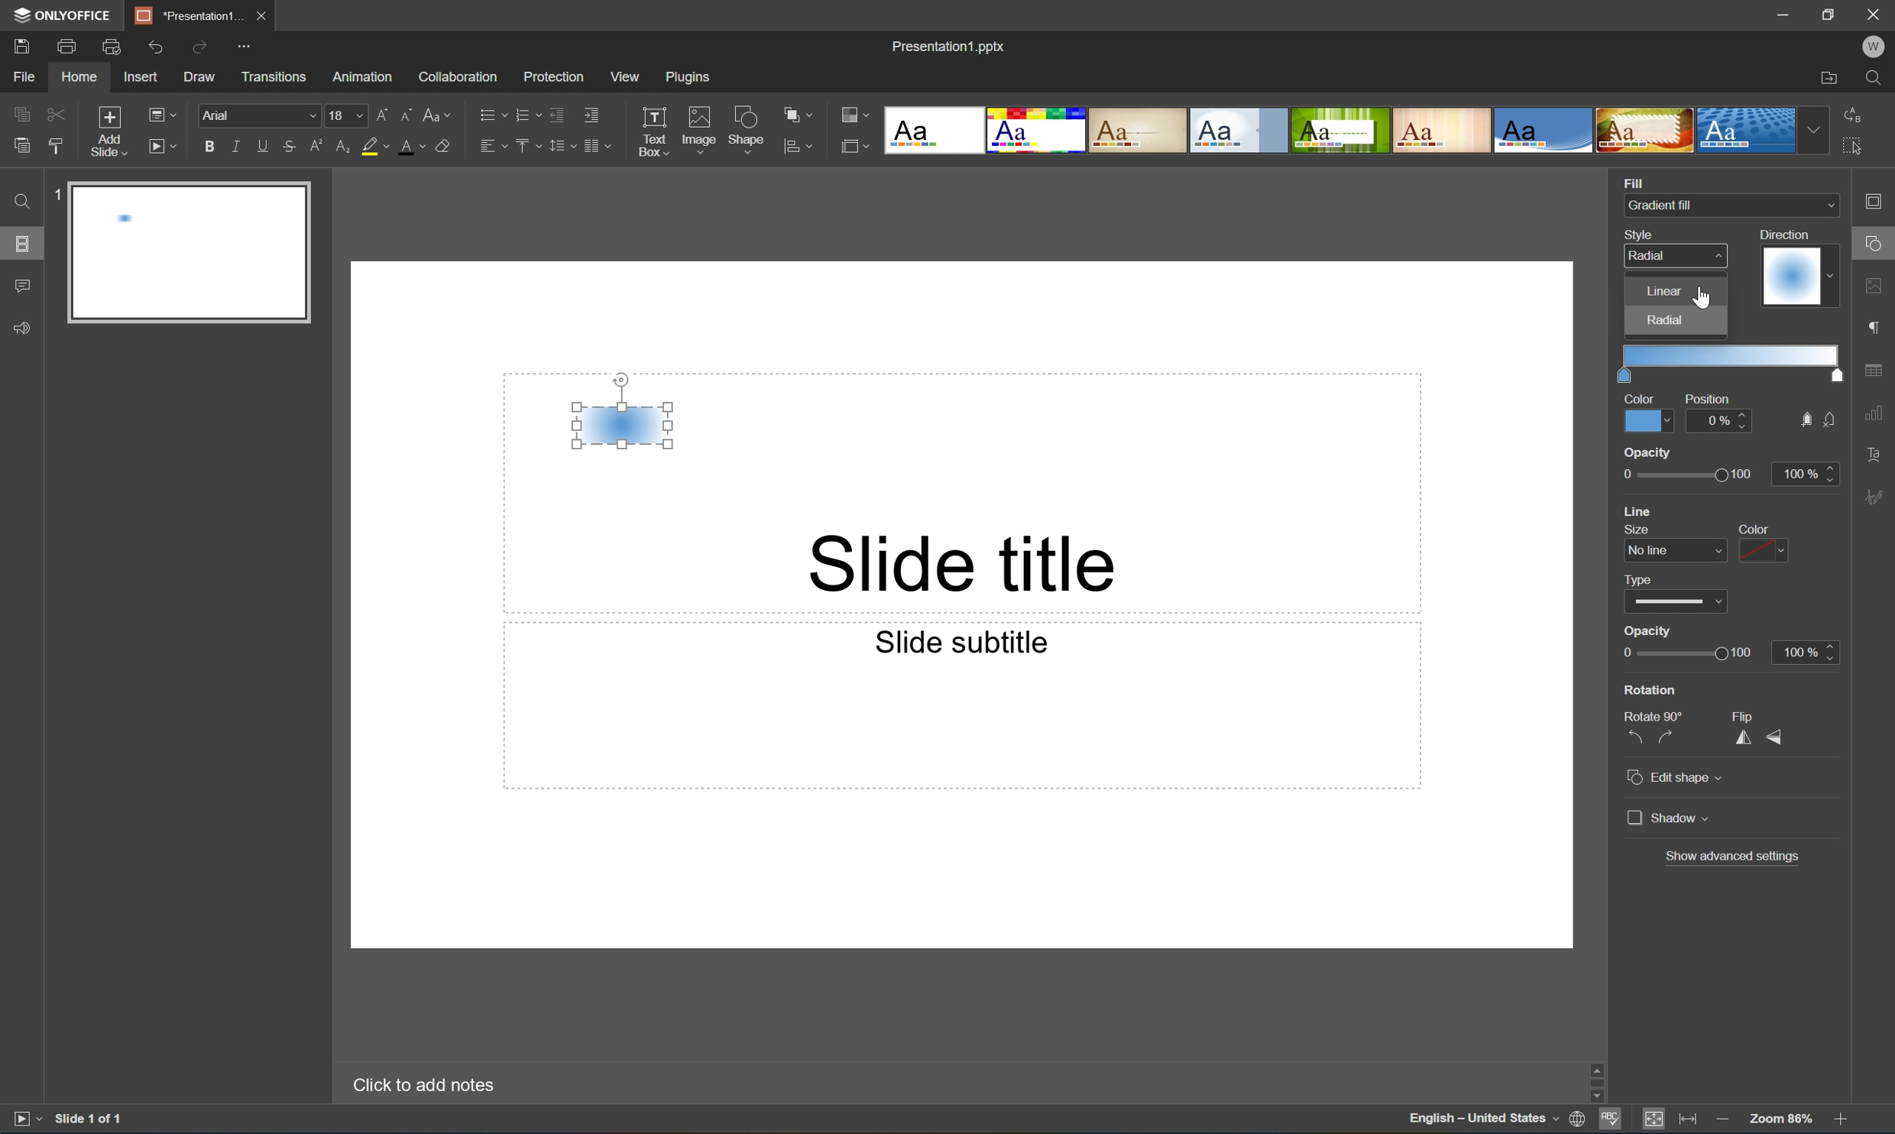 Image resolution: width=1895 pixels, height=1134 pixels. I want to click on Add slide, so click(105, 132).